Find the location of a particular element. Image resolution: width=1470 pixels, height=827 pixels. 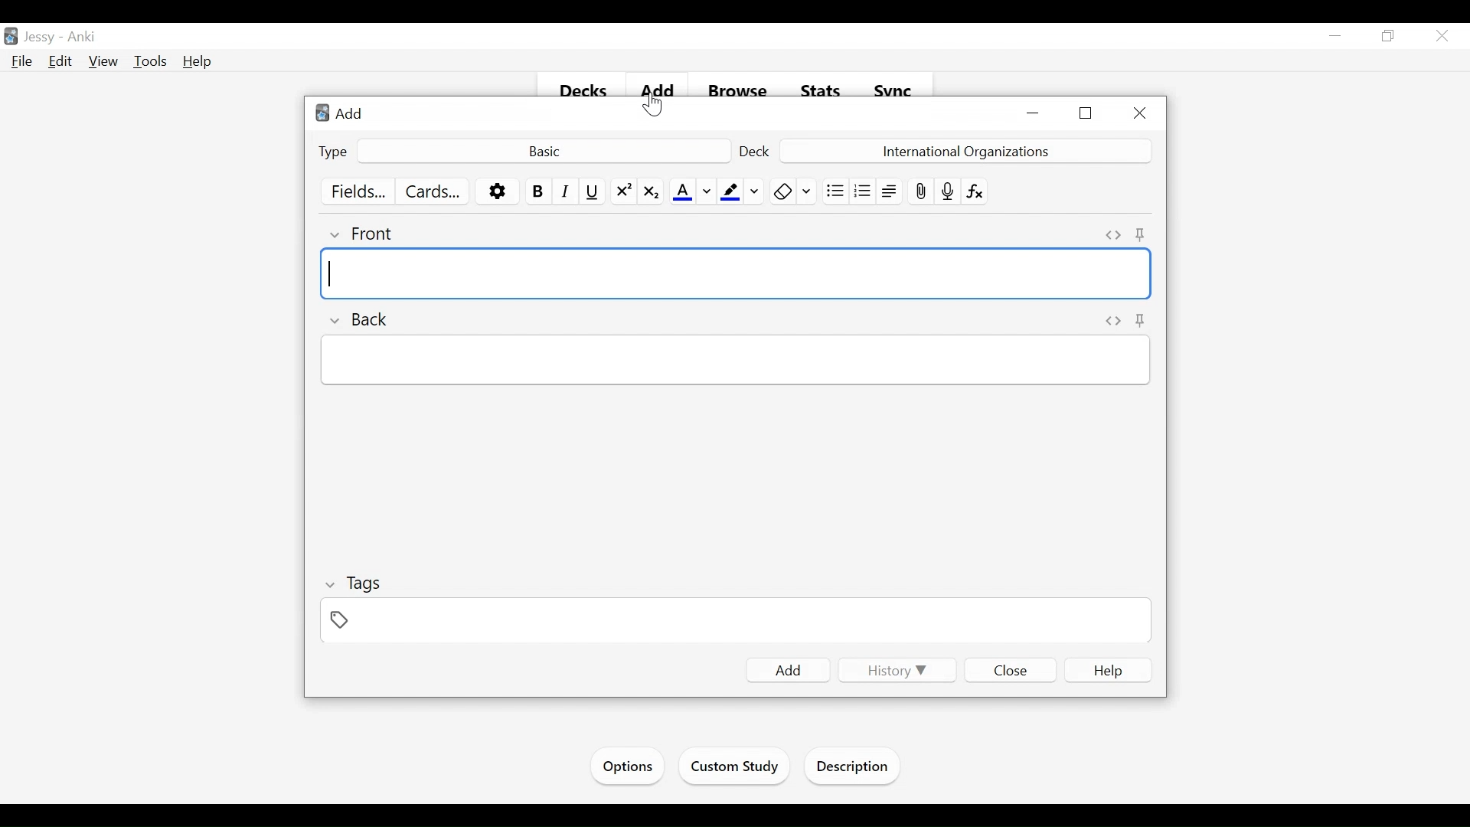

Front Field is located at coordinates (734, 274).